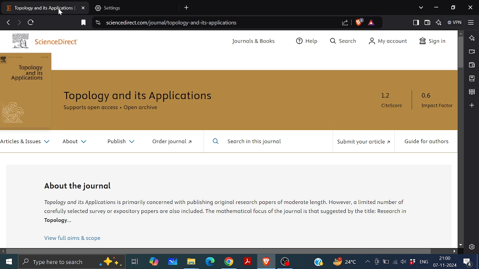 This screenshot has width=479, height=269. I want to click on OBS recording, so click(285, 262).